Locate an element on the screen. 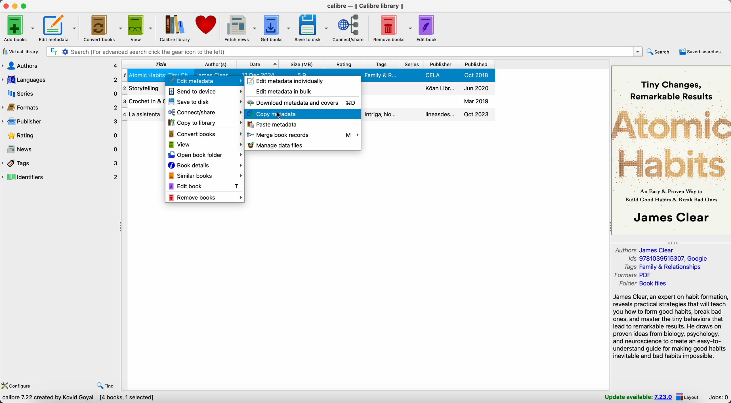  manage data files is located at coordinates (279, 145).